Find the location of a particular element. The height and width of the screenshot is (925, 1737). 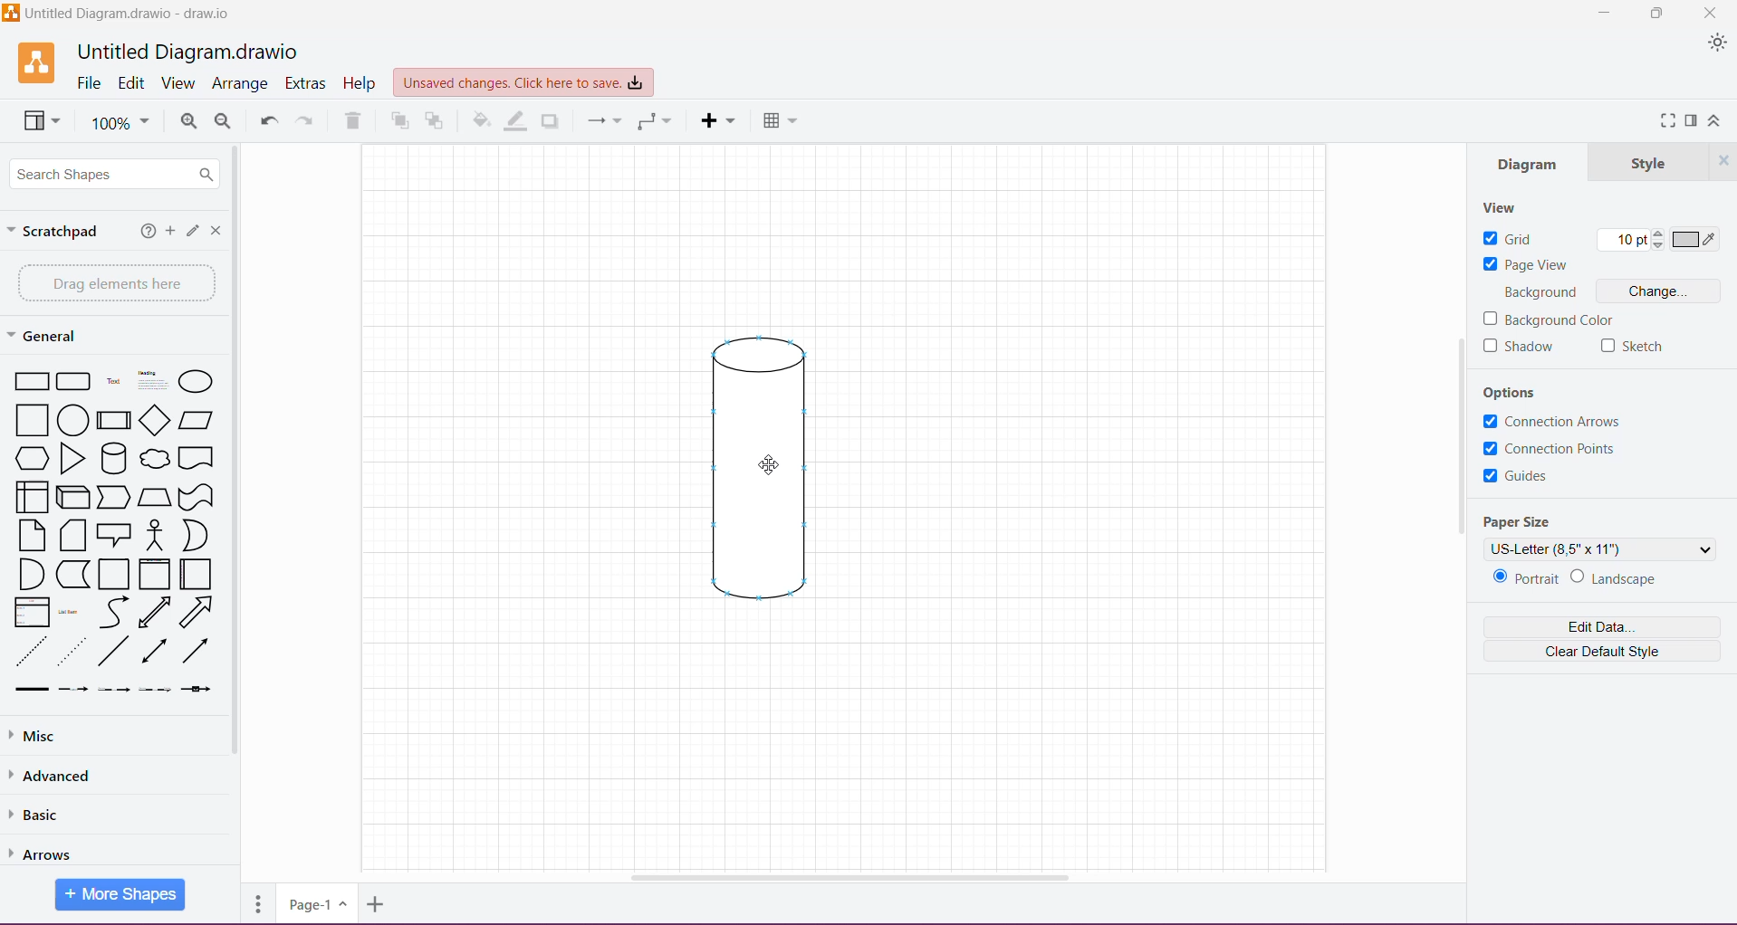

To Back is located at coordinates (438, 120).